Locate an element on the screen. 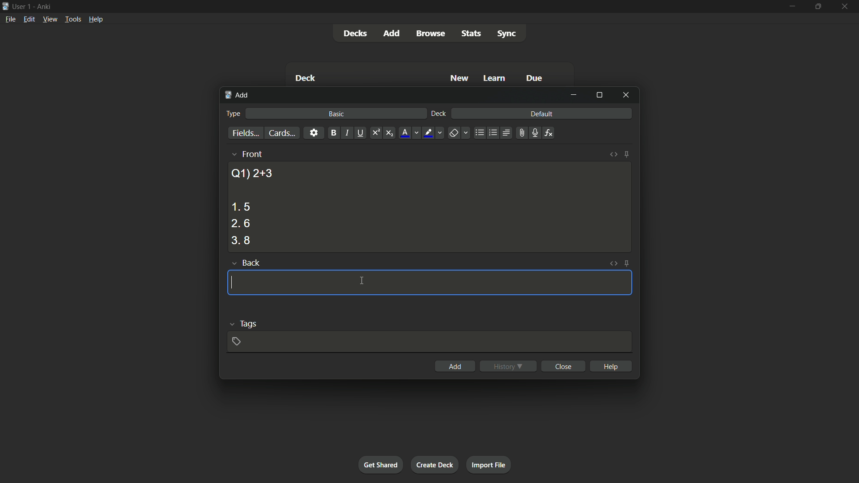 The image size is (859, 483). add is located at coordinates (393, 33).